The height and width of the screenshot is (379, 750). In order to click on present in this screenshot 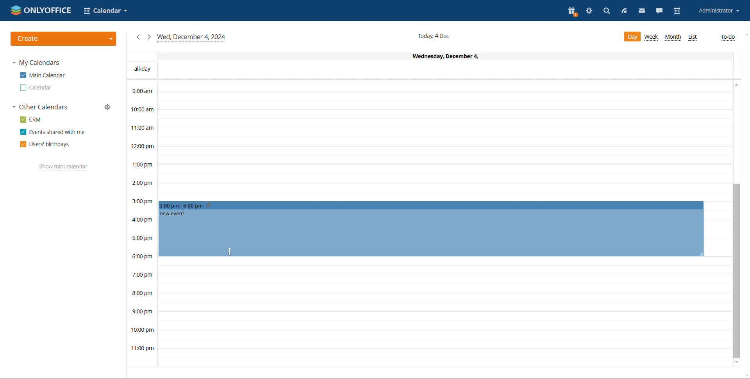, I will do `click(572, 11)`.